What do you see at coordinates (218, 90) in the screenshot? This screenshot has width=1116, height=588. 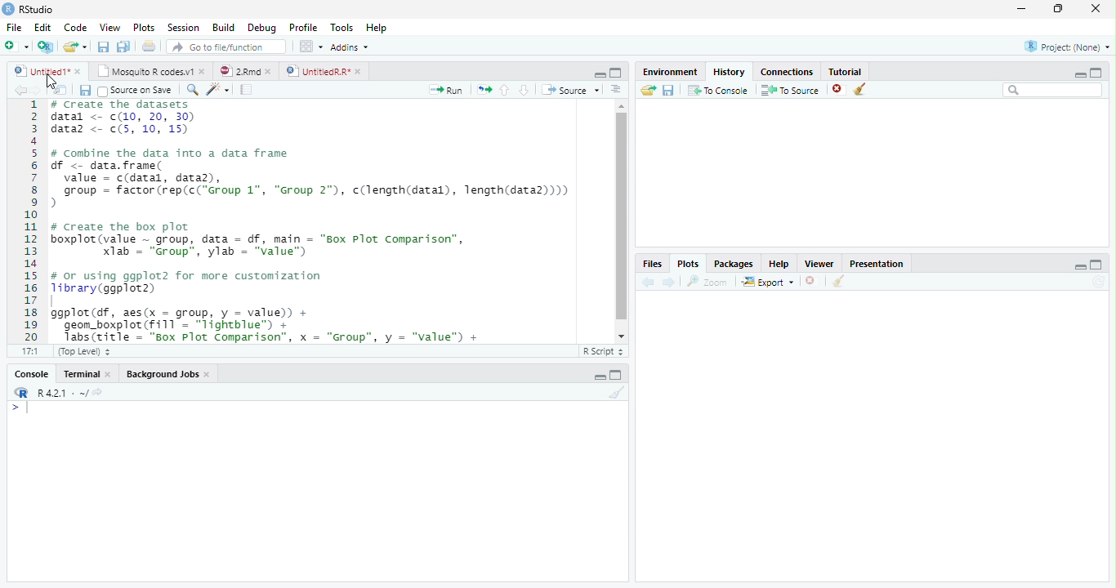 I see `Code tools` at bounding box center [218, 90].